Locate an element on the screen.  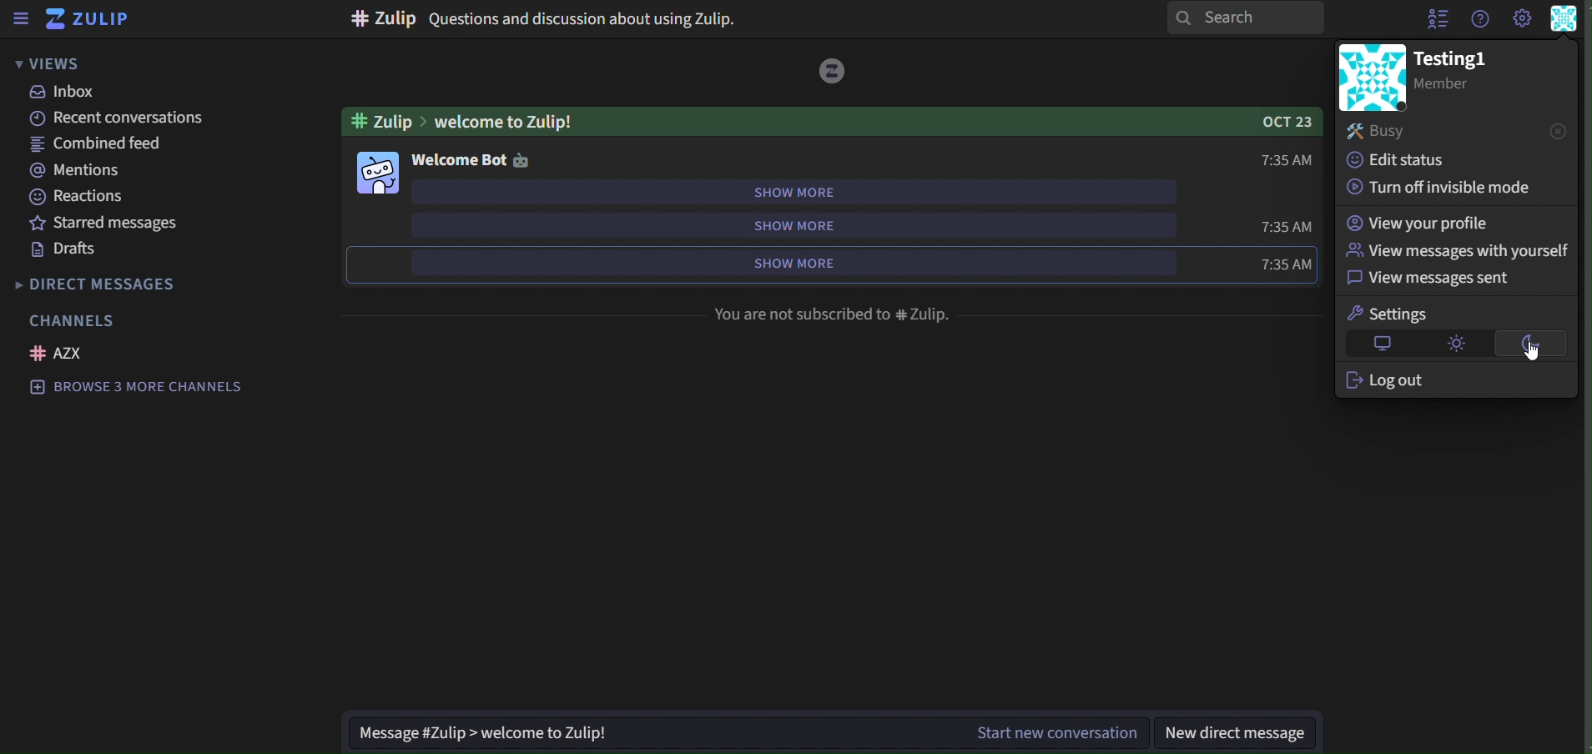
combined feed is located at coordinates (98, 144).